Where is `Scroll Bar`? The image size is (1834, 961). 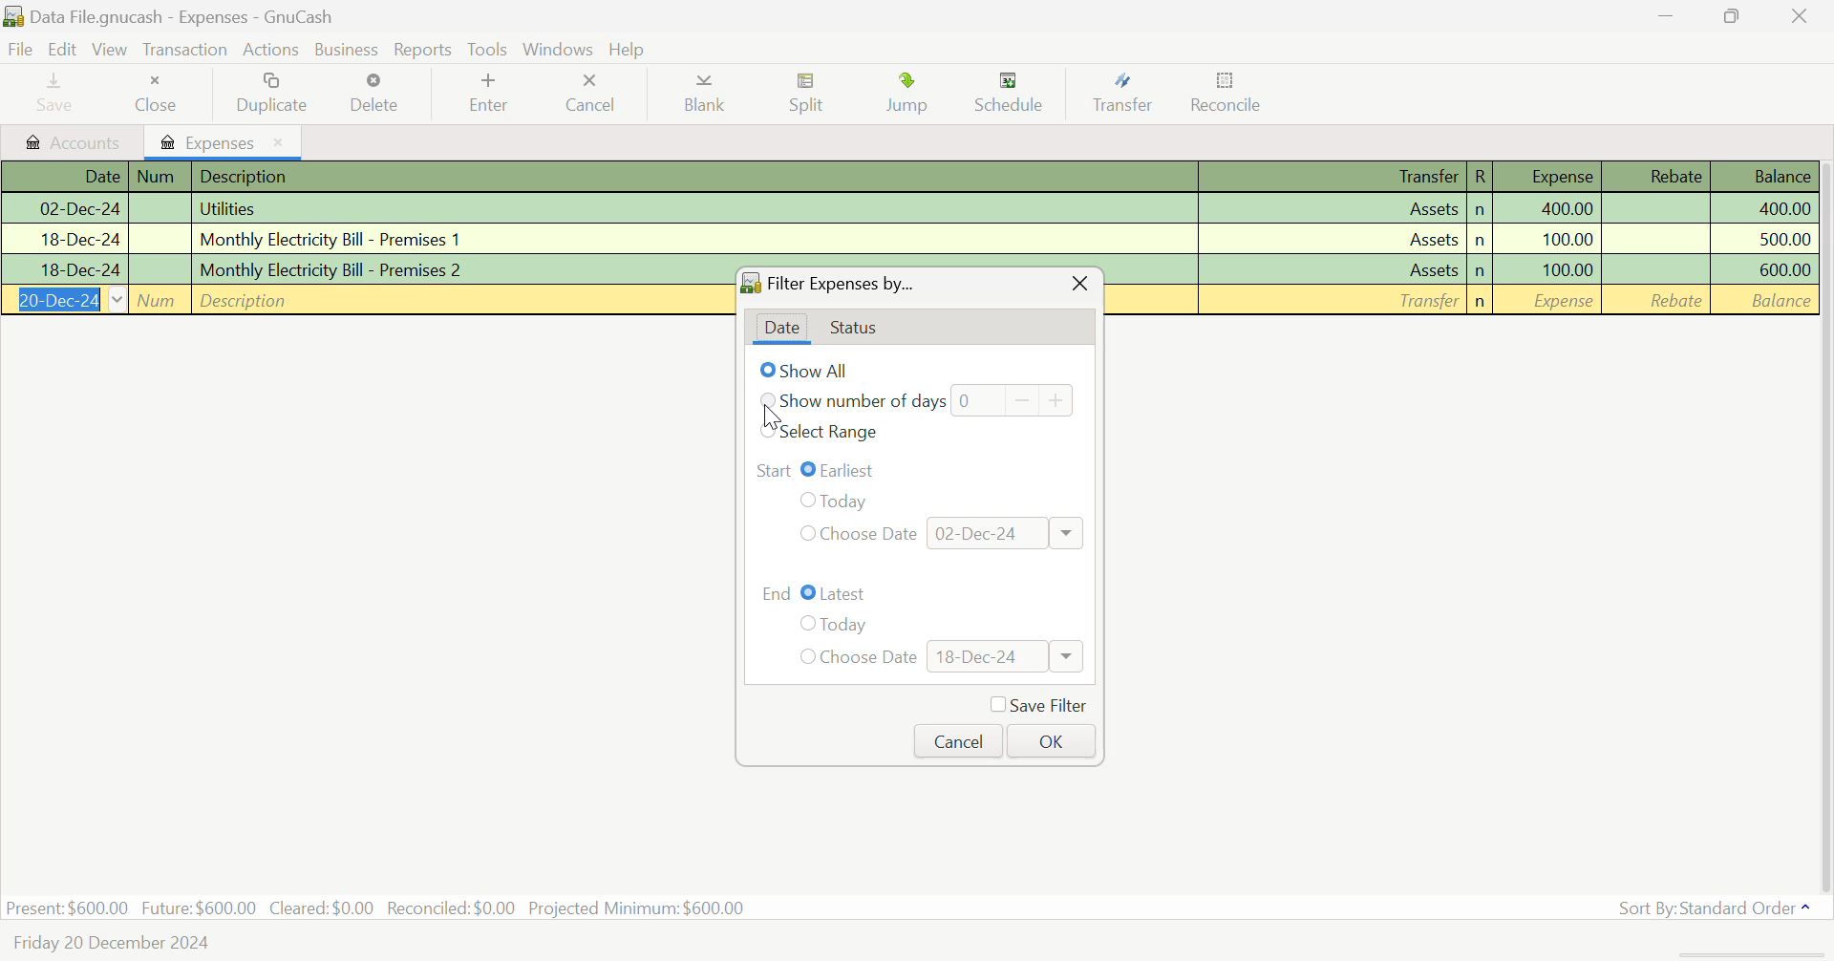
Scroll Bar is located at coordinates (1823, 525).